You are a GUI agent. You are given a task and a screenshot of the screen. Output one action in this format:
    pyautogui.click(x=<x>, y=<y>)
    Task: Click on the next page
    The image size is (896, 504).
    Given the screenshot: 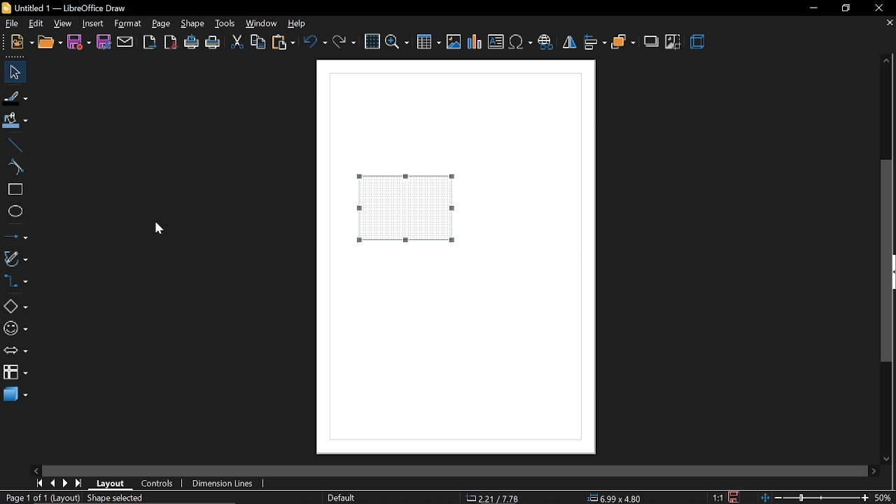 What is the action you would take?
    pyautogui.click(x=66, y=482)
    